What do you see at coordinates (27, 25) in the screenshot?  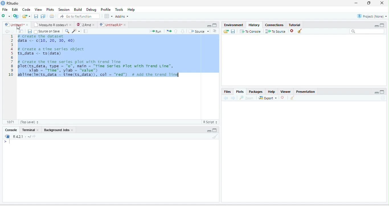 I see `close` at bounding box center [27, 25].